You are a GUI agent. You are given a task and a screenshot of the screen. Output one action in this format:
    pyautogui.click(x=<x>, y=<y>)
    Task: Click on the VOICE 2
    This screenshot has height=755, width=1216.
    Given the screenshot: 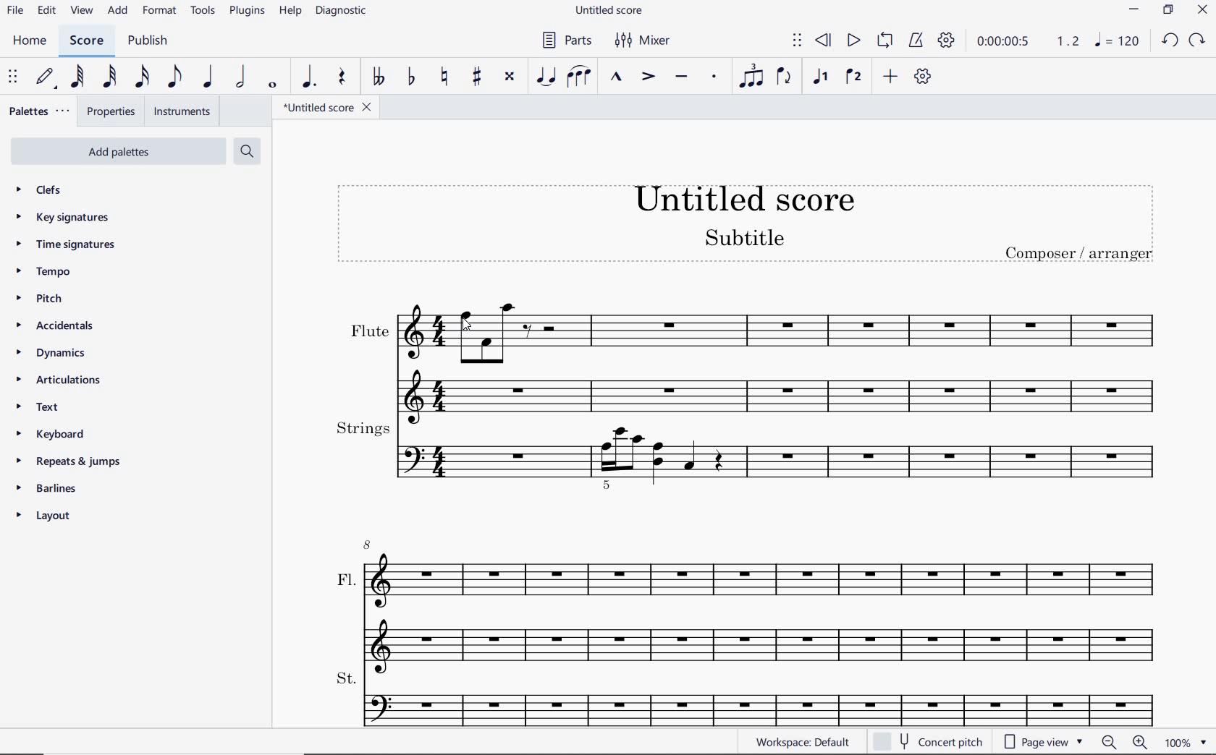 What is the action you would take?
    pyautogui.click(x=853, y=77)
    